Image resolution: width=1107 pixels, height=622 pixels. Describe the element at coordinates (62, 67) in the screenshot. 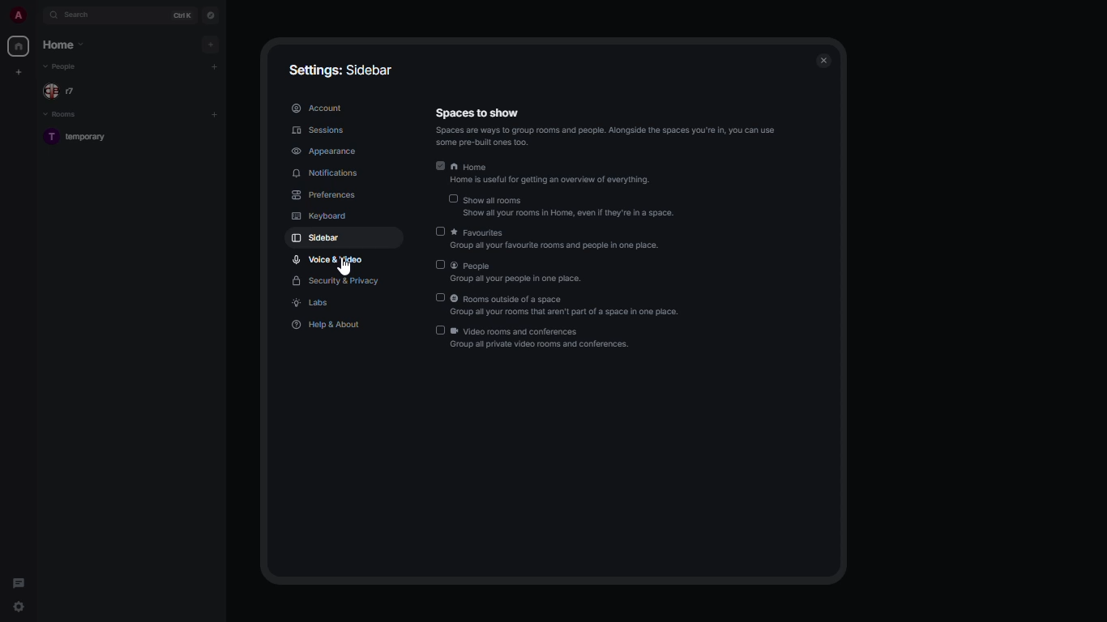

I see `people` at that location.